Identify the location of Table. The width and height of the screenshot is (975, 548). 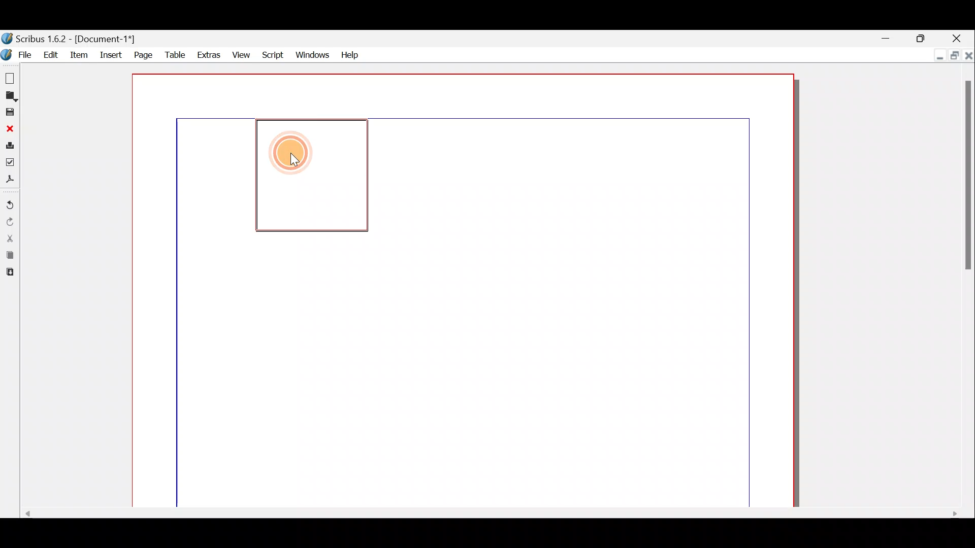
(174, 56).